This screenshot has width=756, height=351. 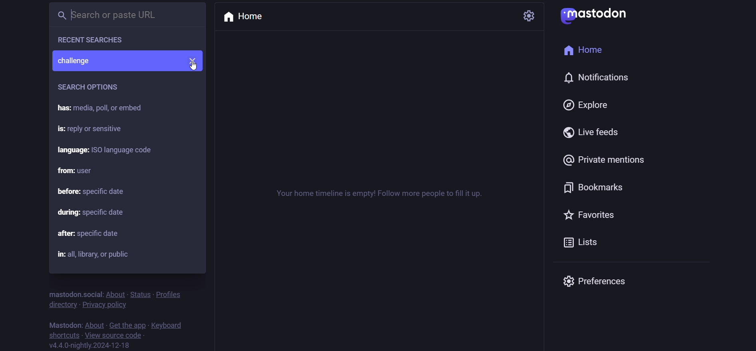 What do you see at coordinates (64, 335) in the screenshot?
I see `shortcut` at bounding box center [64, 335].